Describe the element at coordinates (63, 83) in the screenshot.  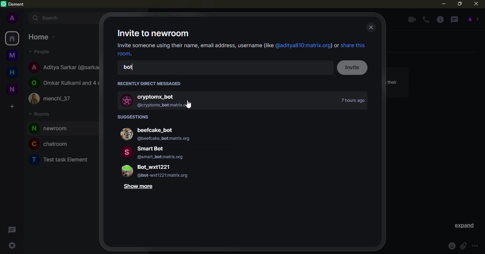
I see `Omkar Kulkarni and 4 others` at that location.